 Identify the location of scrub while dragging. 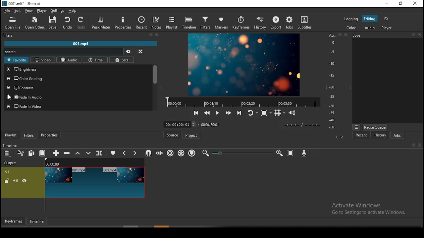
(160, 153).